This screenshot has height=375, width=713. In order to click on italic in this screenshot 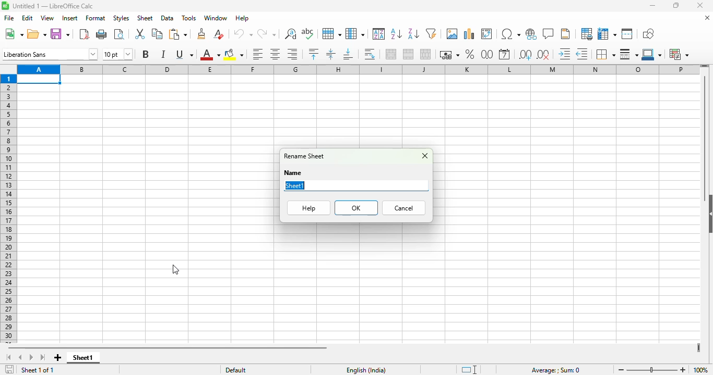, I will do `click(163, 54)`.